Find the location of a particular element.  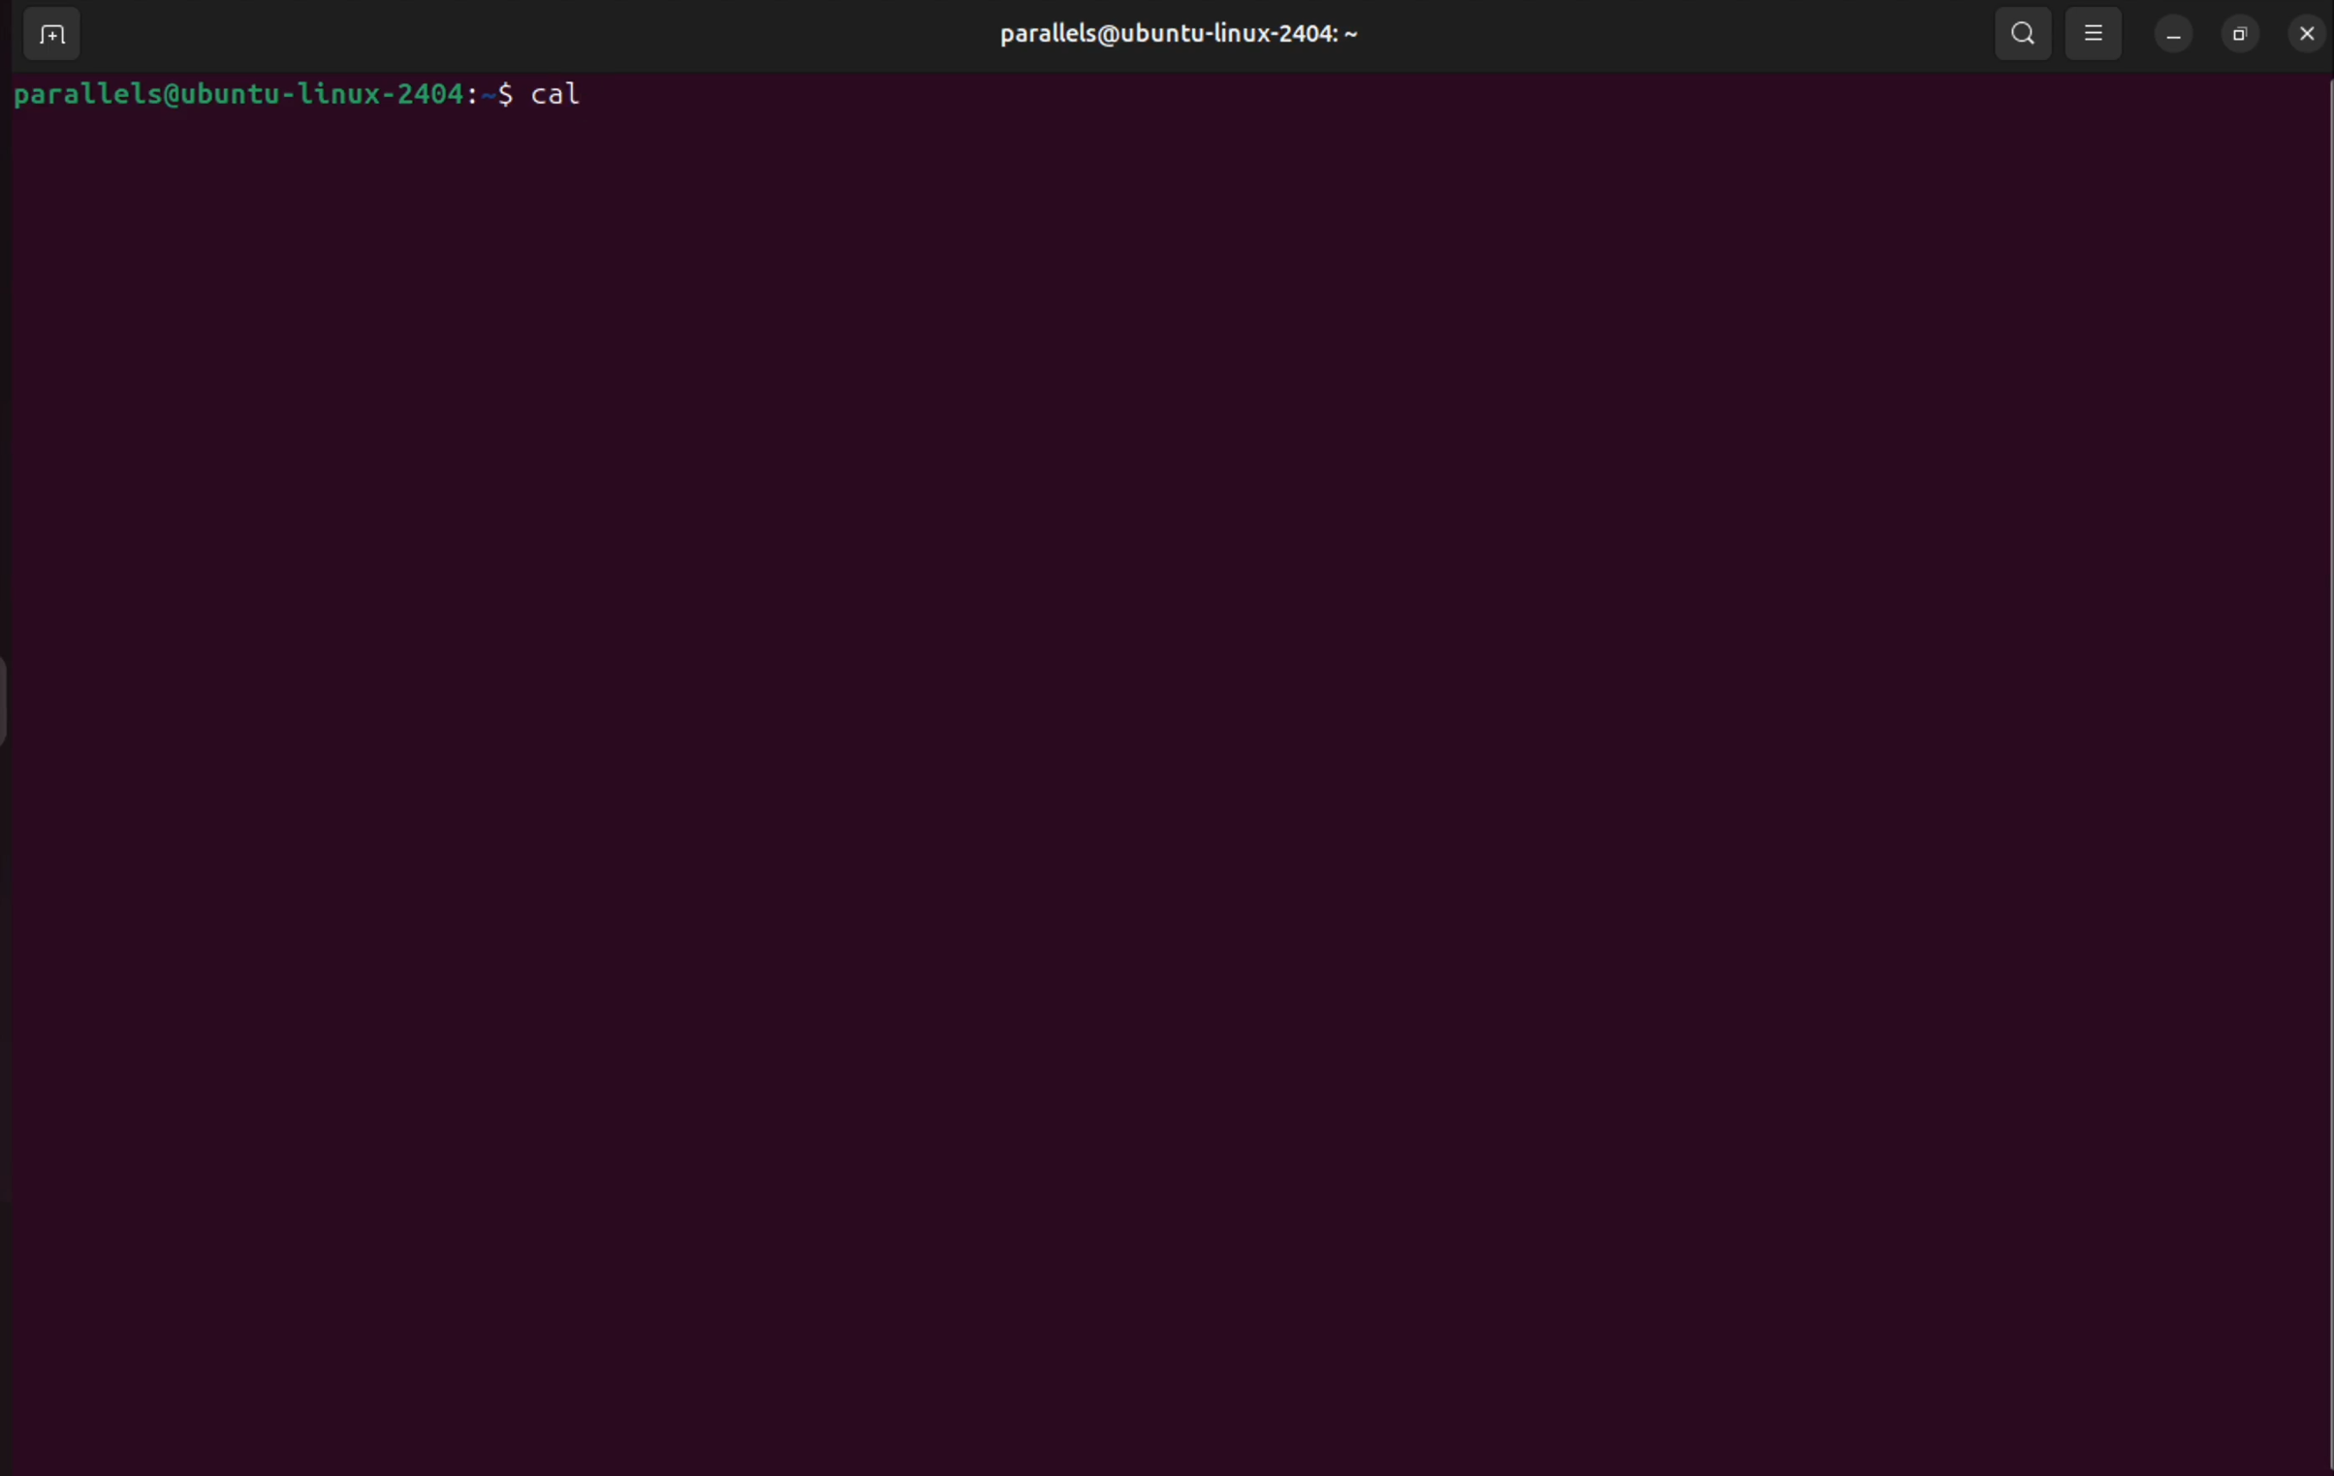

add terminal is located at coordinates (51, 29).